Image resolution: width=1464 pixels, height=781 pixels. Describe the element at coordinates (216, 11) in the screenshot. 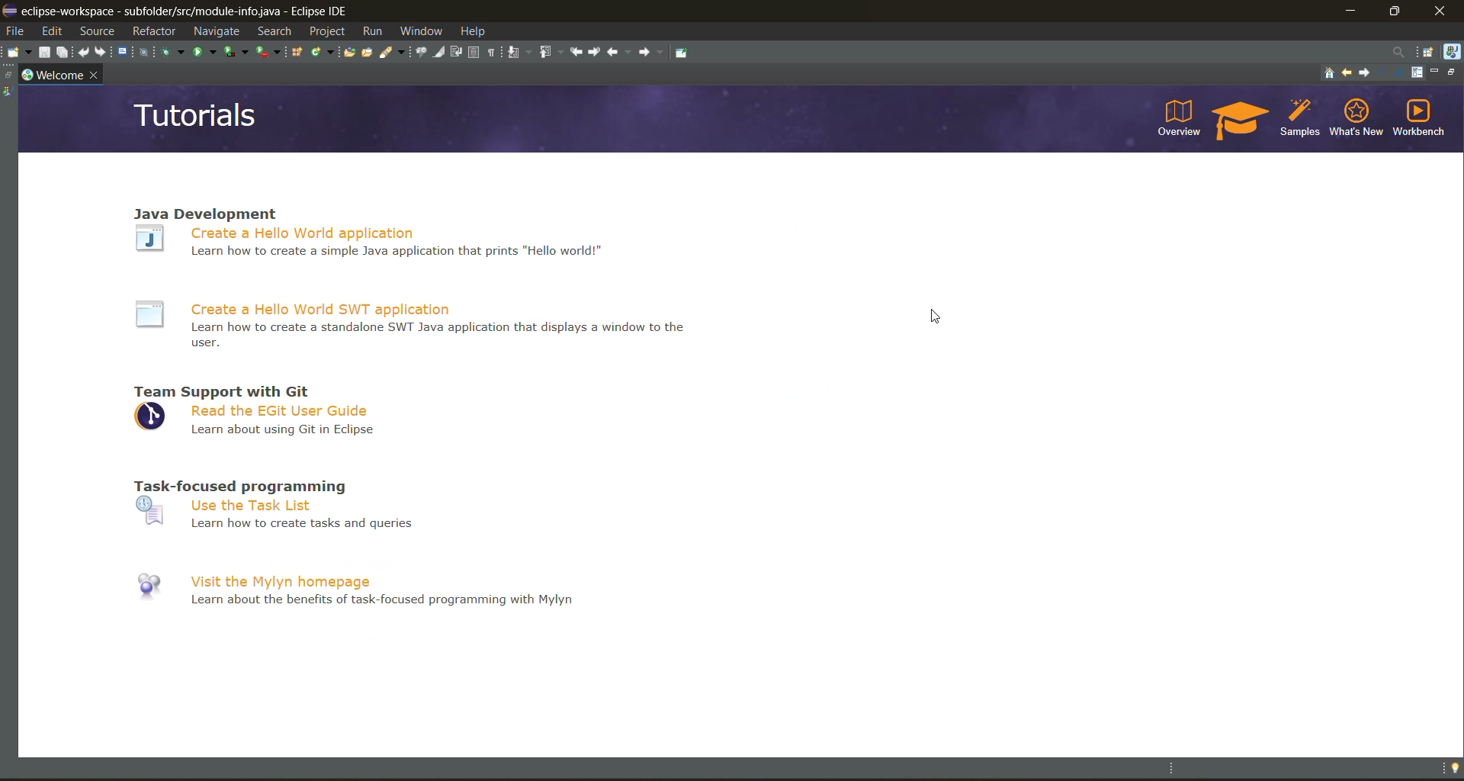

I see `app title and file name` at that location.